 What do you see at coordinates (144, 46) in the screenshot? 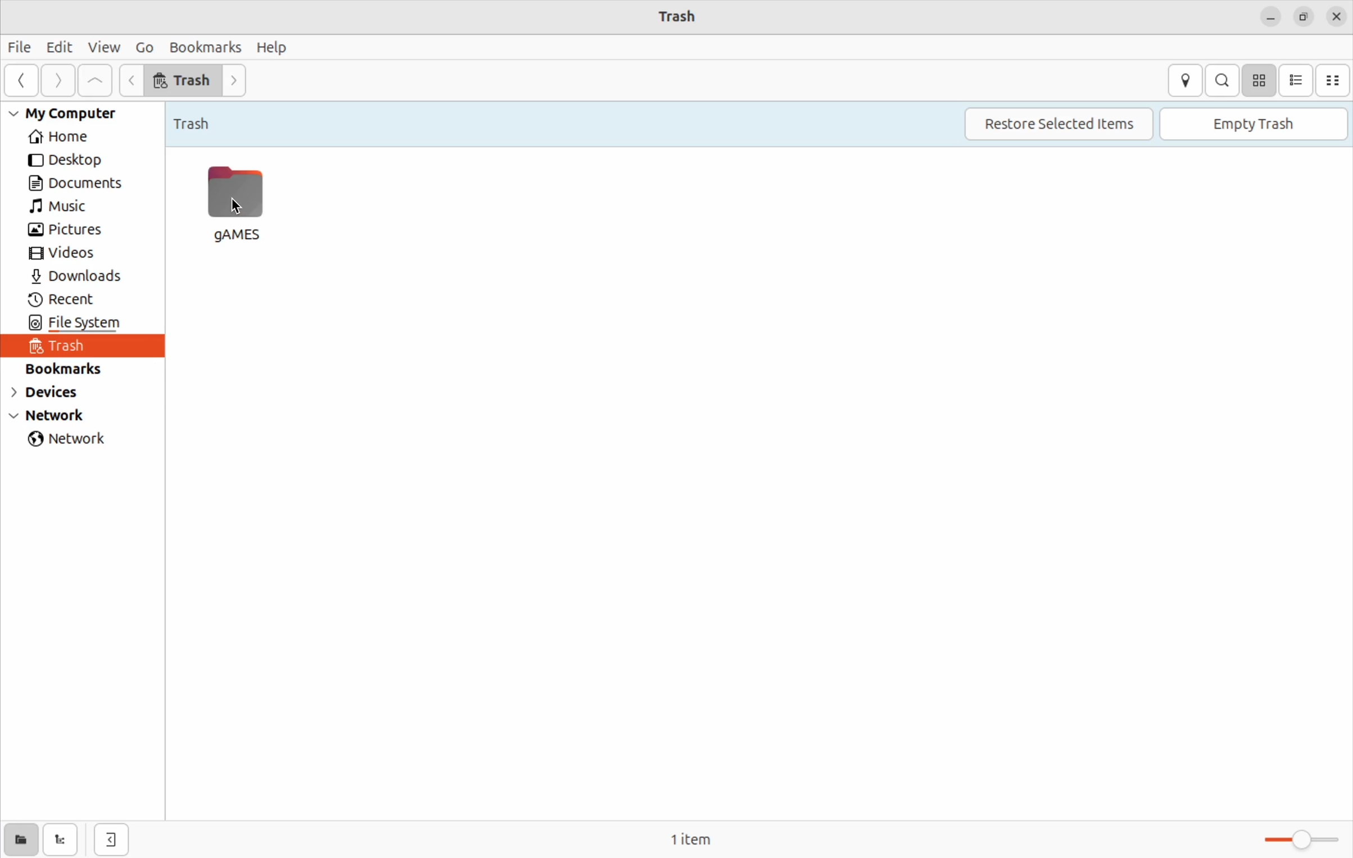
I see `Go` at bounding box center [144, 46].